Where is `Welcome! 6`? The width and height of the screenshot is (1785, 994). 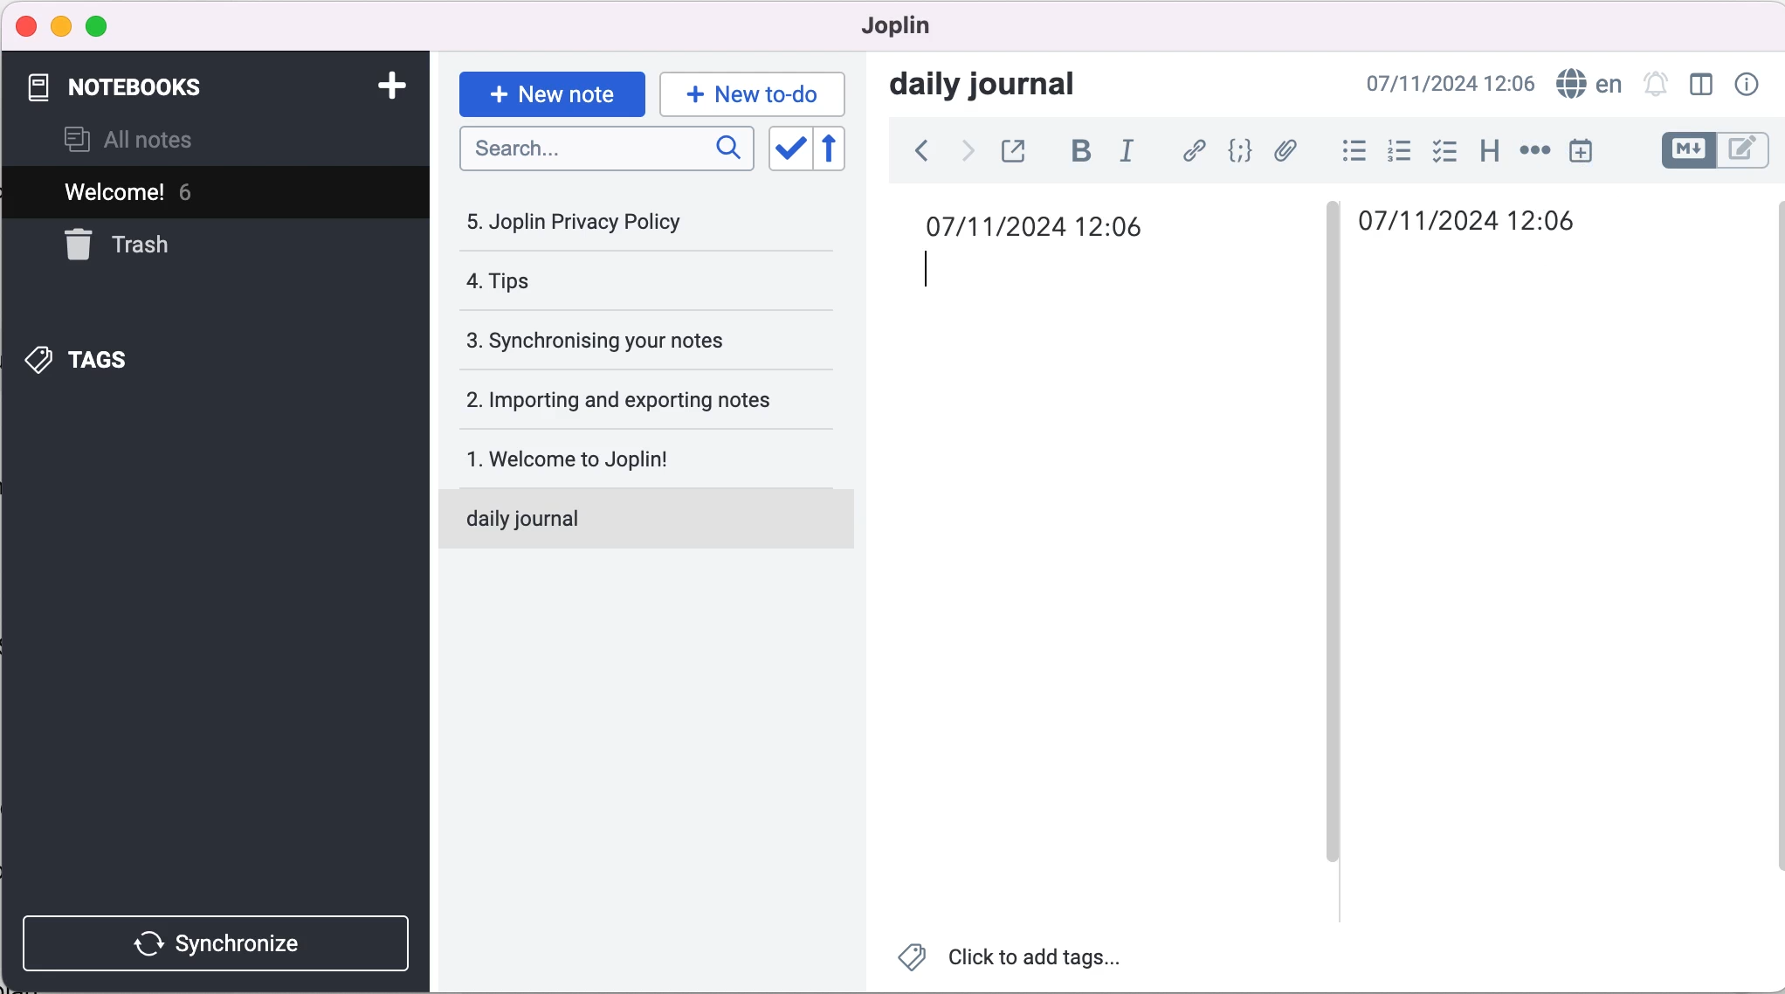
Welcome! 6 is located at coordinates (176, 195).